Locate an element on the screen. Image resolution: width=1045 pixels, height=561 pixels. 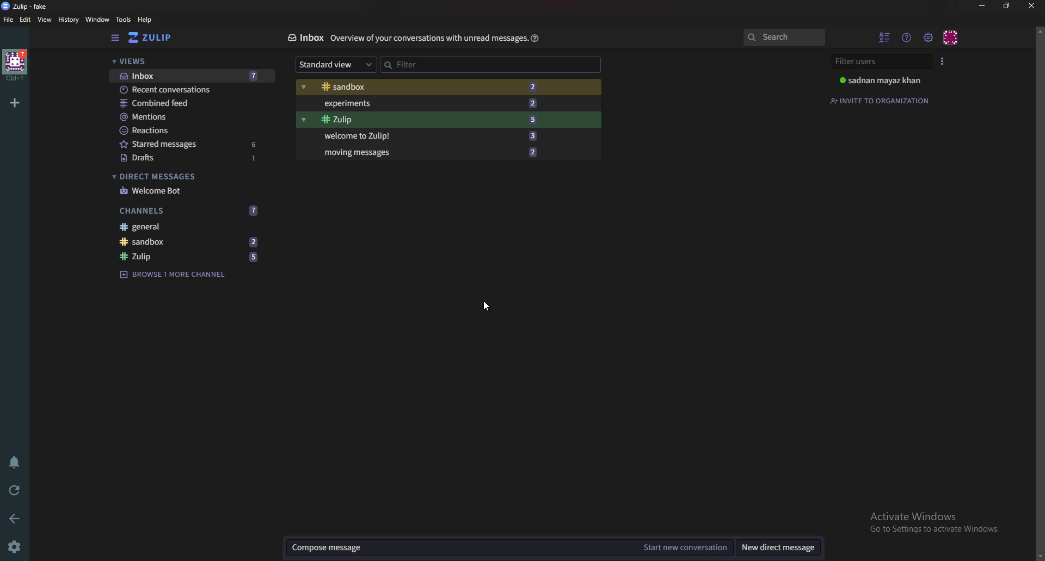
overview of your conversations with unread messages is located at coordinates (428, 38).